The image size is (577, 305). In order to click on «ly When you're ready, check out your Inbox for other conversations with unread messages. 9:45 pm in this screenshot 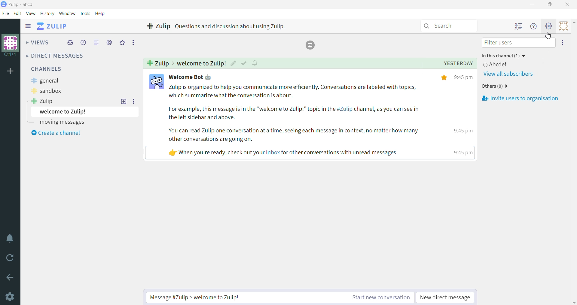, I will do `click(279, 153)`.